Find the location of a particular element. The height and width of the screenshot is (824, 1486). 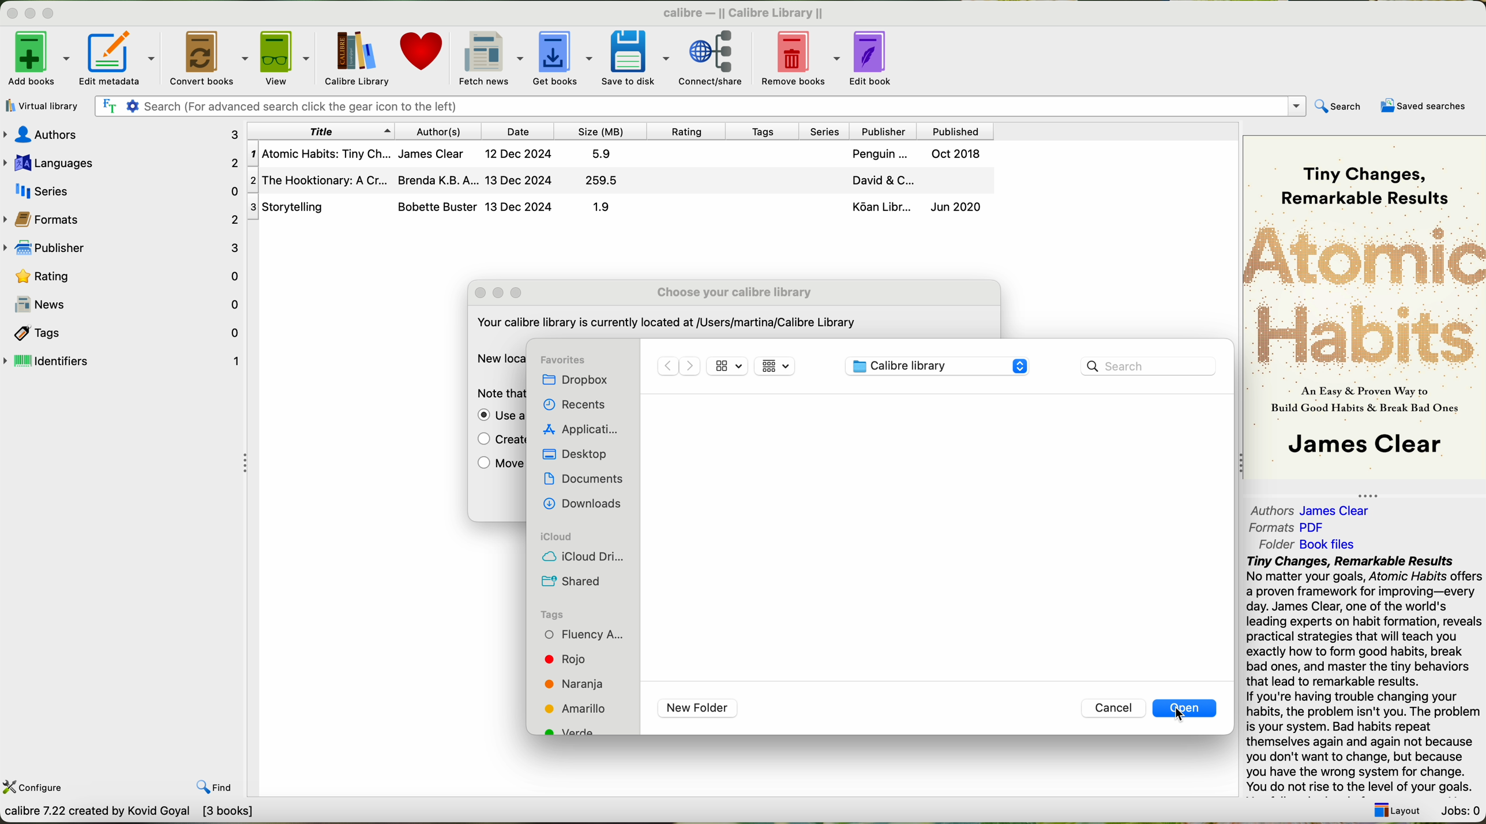

James Clear is located at coordinates (1361, 446).